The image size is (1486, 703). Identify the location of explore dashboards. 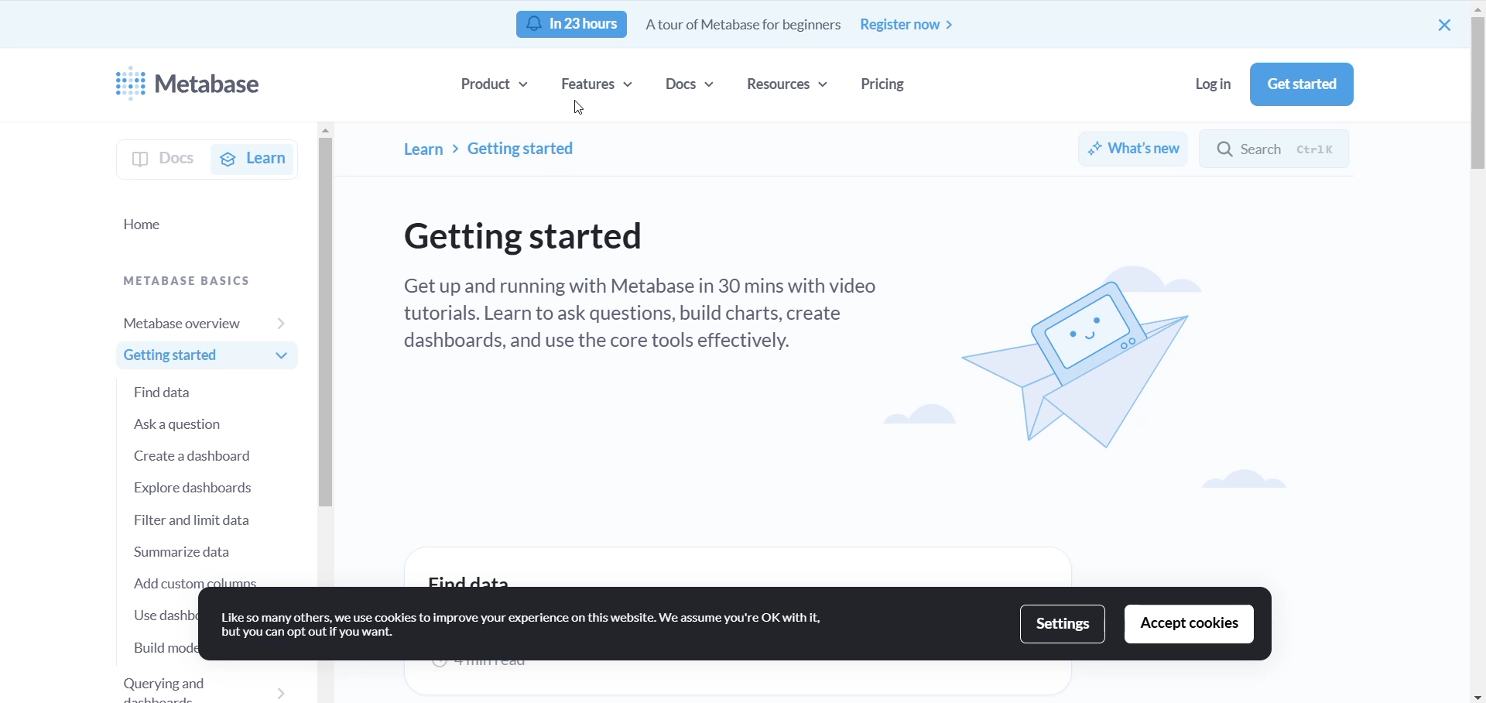
(197, 489).